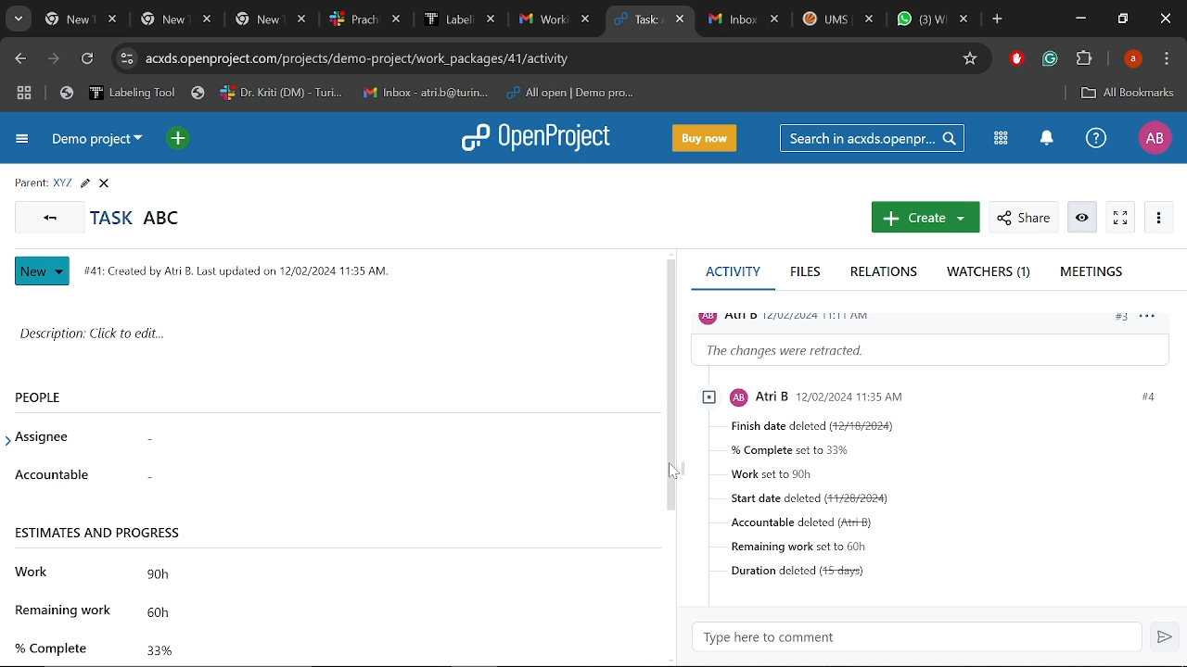  What do you see at coordinates (26, 93) in the screenshot?
I see `Tab groups` at bounding box center [26, 93].